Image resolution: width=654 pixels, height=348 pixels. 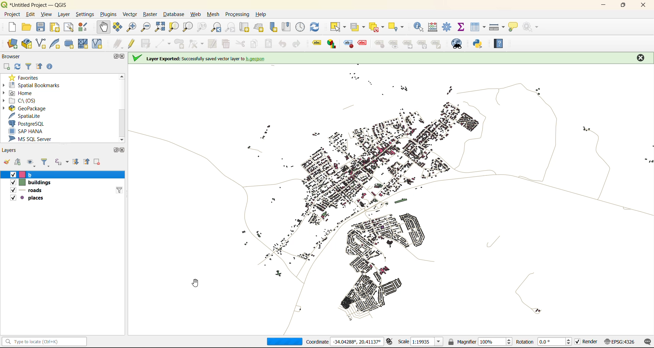 I want to click on toolbox, so click(x=448, y=26).